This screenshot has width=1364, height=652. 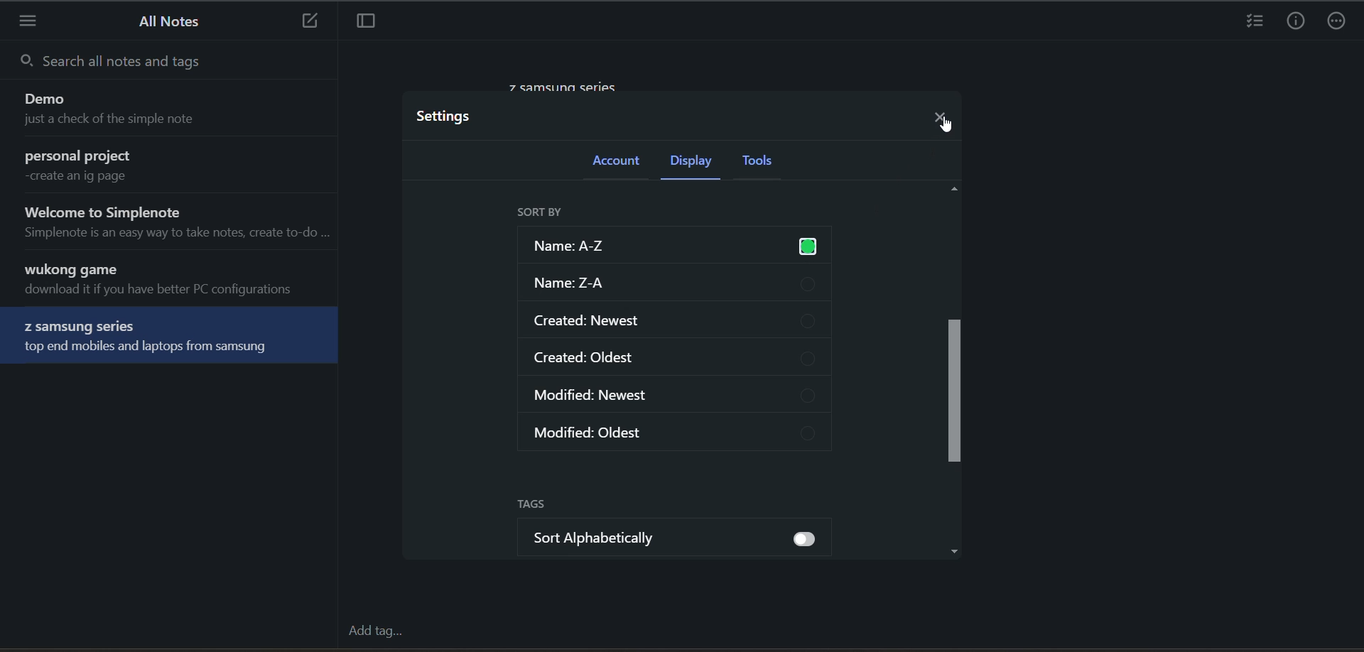 What do you see at coordinates (164, 21) in the screenshot?
I see `all notes` at bounding box center [164, 21].